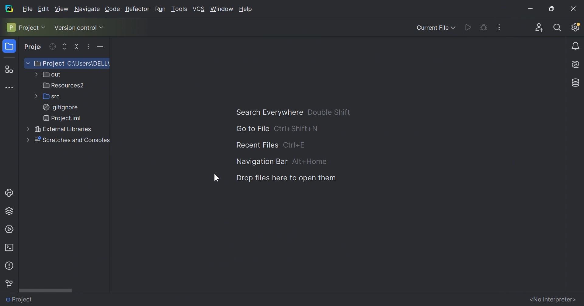  Describe the element at coordinates (328, 111) in the screenshot. I see `Double Shift` at that location.